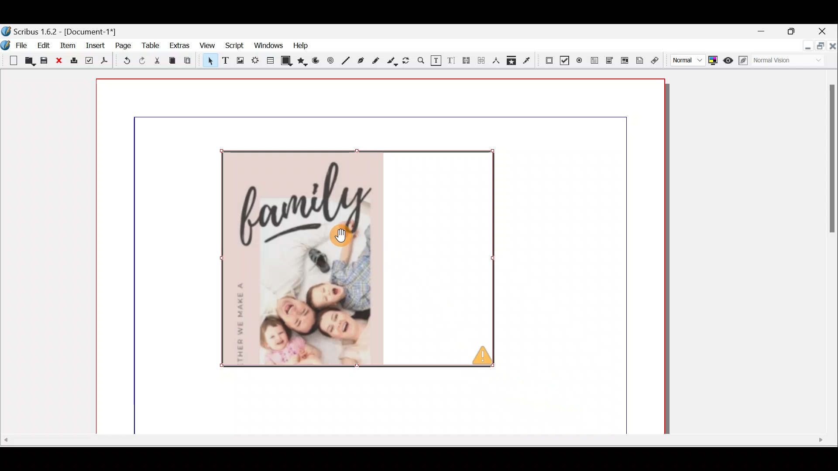  Describe the element at coordinates (123, 47) in the screenshot. I see `Page` at that location.